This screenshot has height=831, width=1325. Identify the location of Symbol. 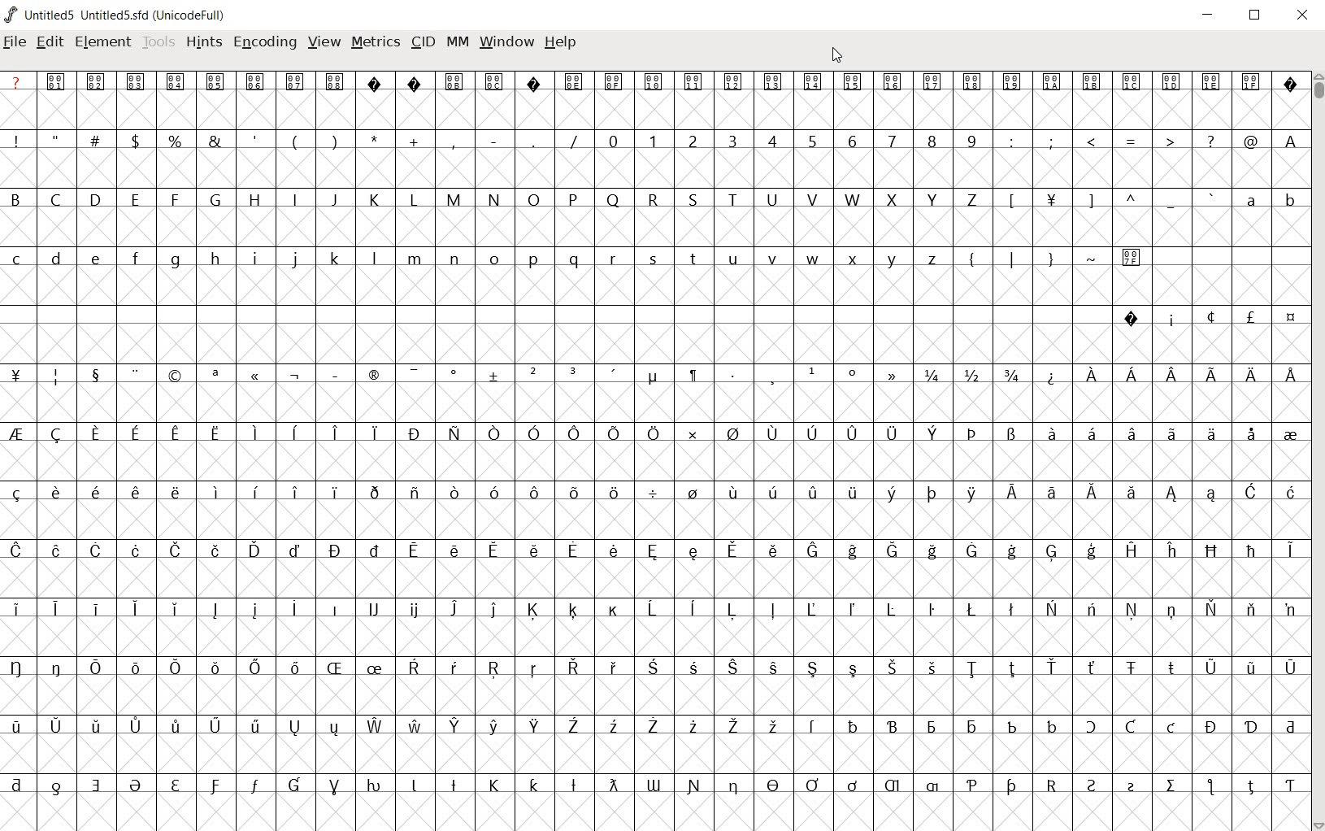
(215, 669).